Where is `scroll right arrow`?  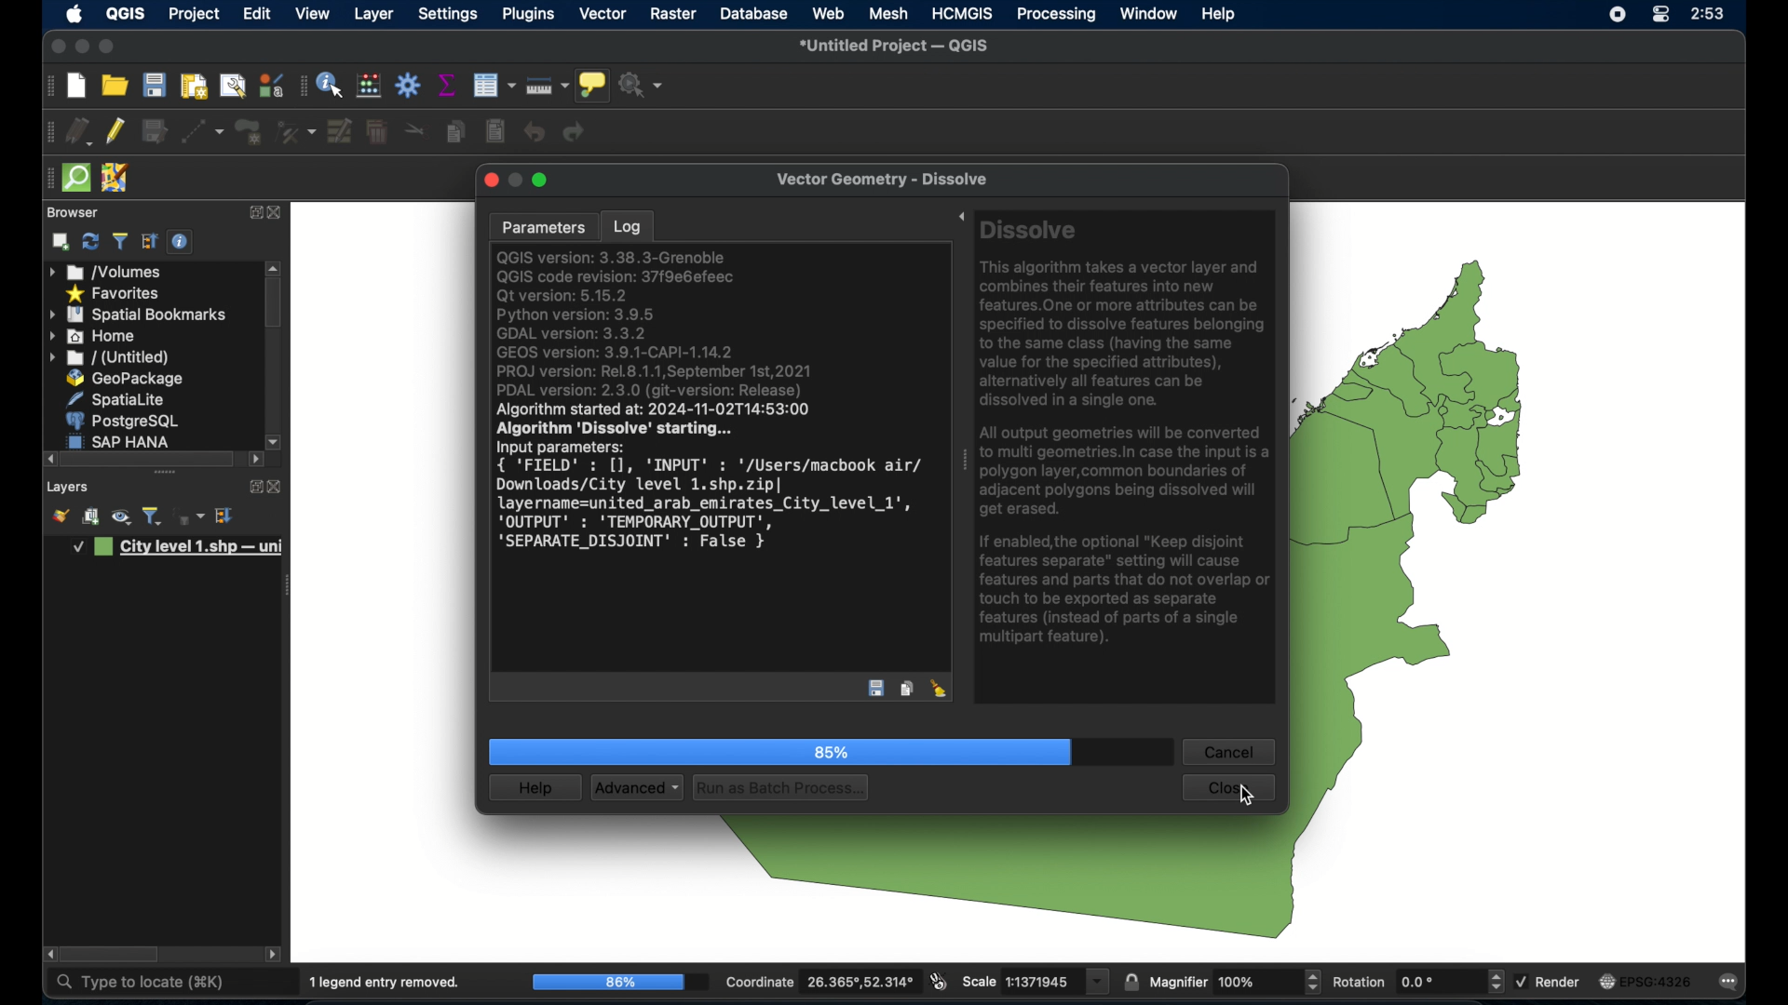
scroll right arrow is located at coordinates (275, 440).